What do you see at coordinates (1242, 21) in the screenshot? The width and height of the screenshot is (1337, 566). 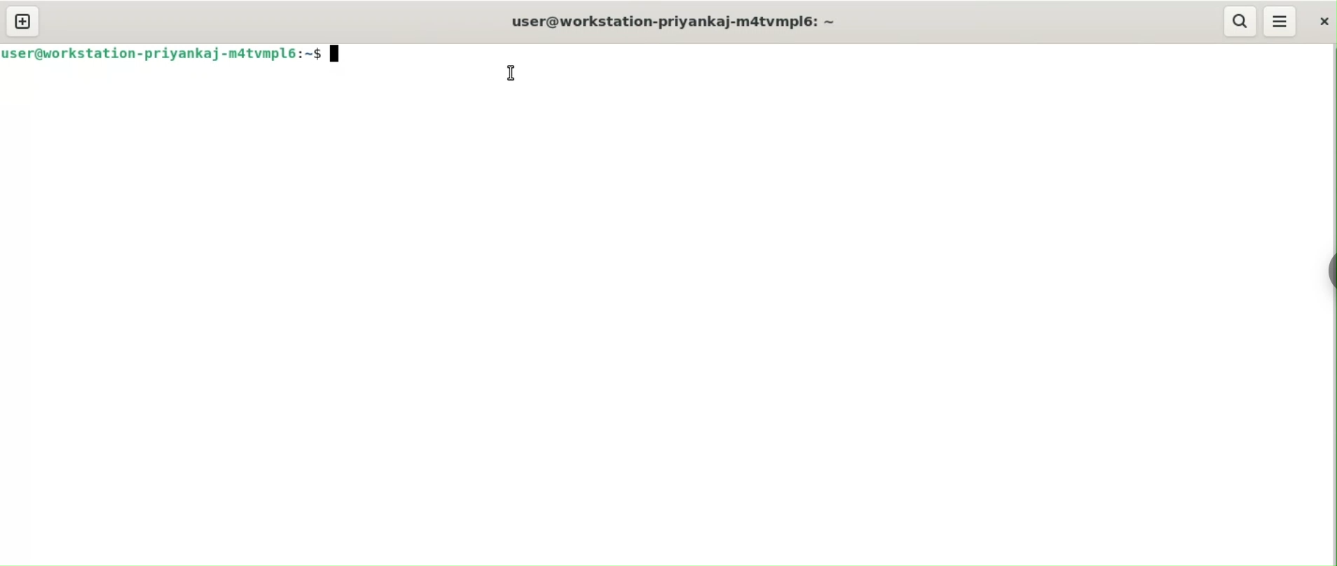 I see `search` at bounding box center [1242, 21].